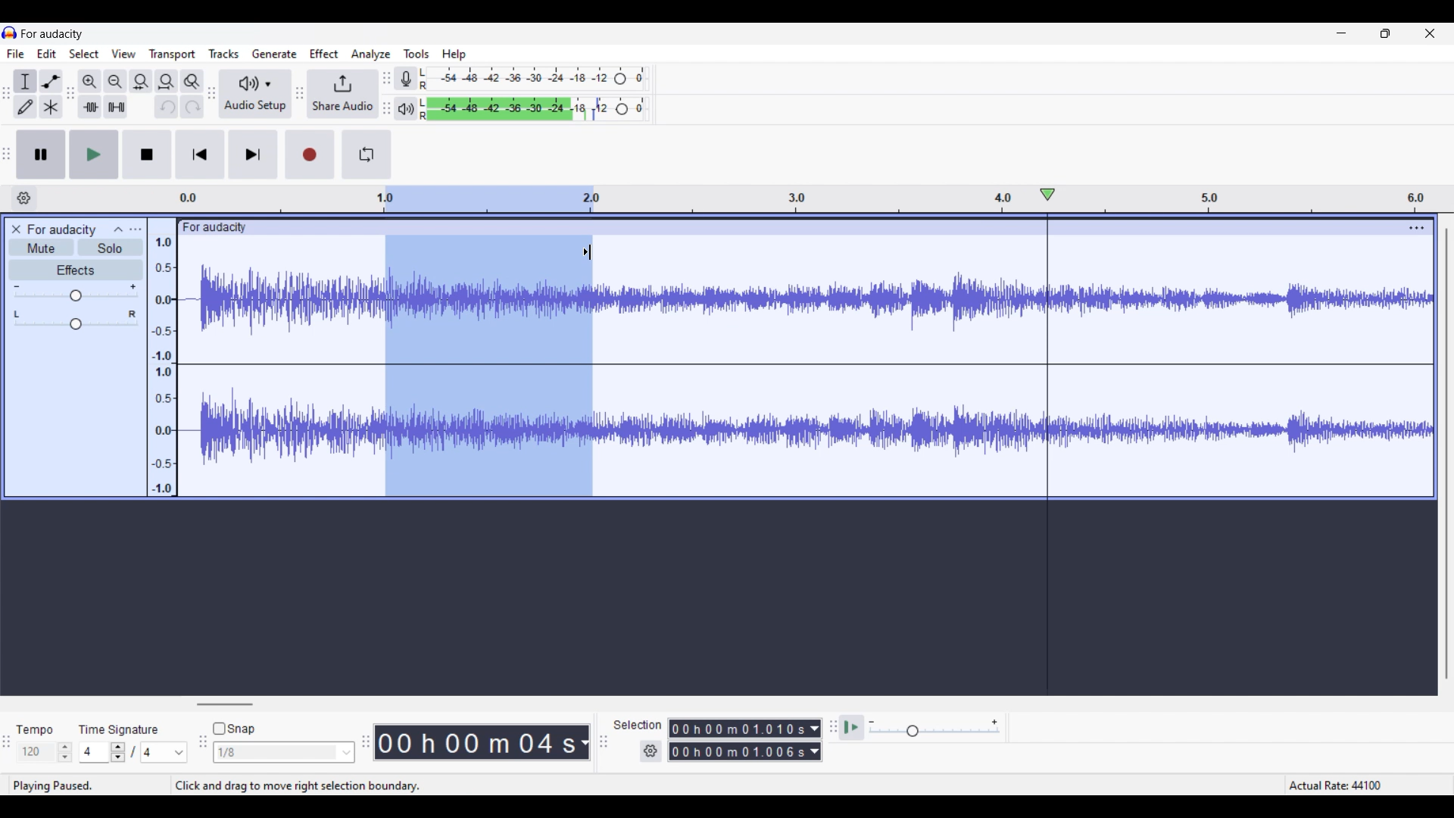 The width and height of the screenshot is (1454, 818). What do you see at coordinates (136, 229) in the screenshot?
I see `Open menu` at bounding box center [136, 229].